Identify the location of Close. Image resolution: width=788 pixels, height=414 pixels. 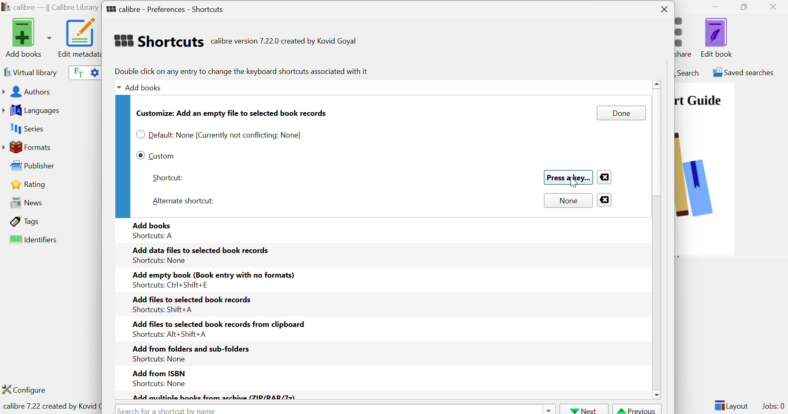
(604, 176).